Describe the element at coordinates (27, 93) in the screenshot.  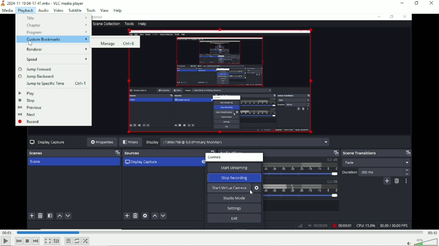
I see `Play` at that location.